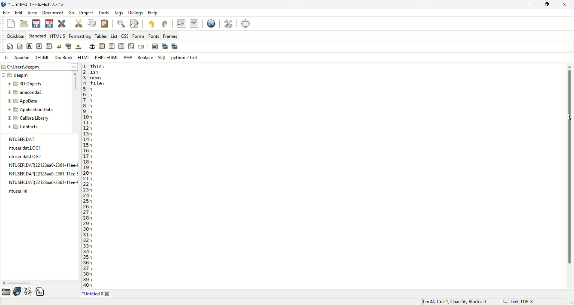 Image resolution: width=574 pixels, height=305 pixels. I want to click on Folder name, so click(28, 84).